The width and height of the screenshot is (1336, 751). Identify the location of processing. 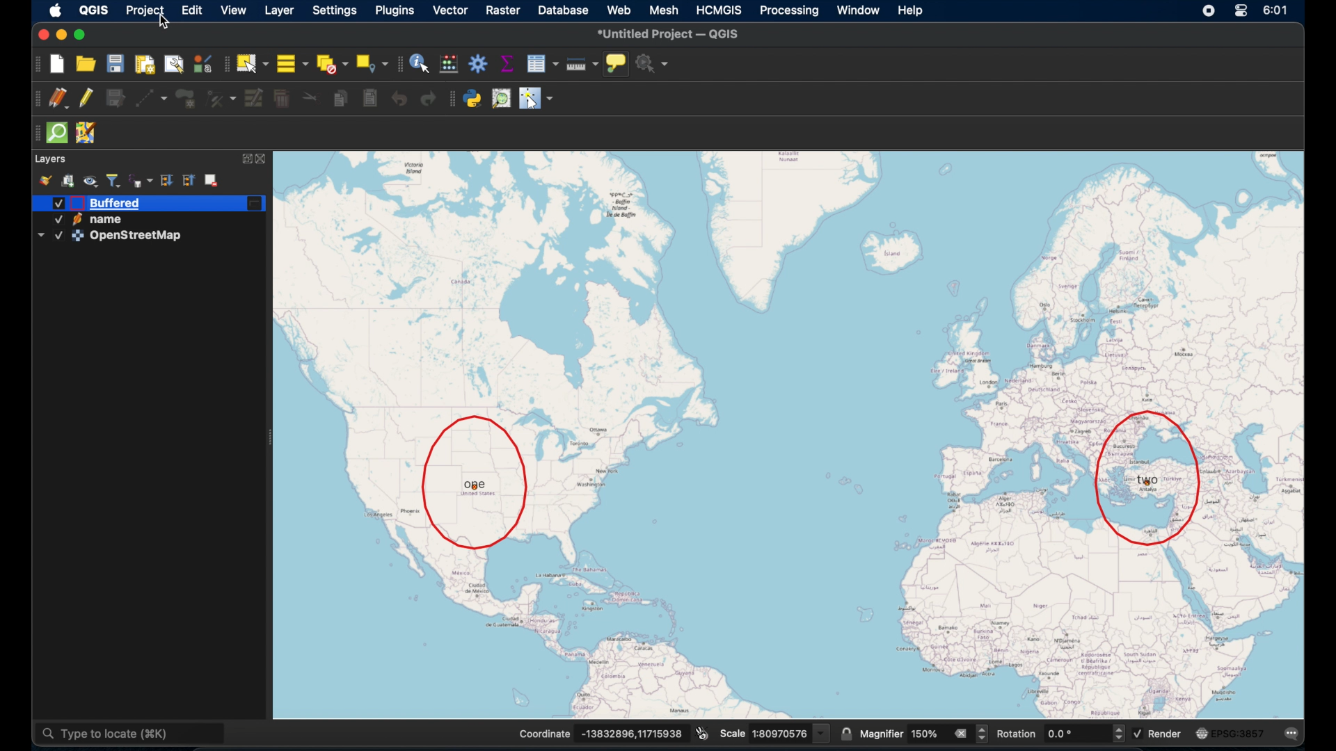
(791, 10).